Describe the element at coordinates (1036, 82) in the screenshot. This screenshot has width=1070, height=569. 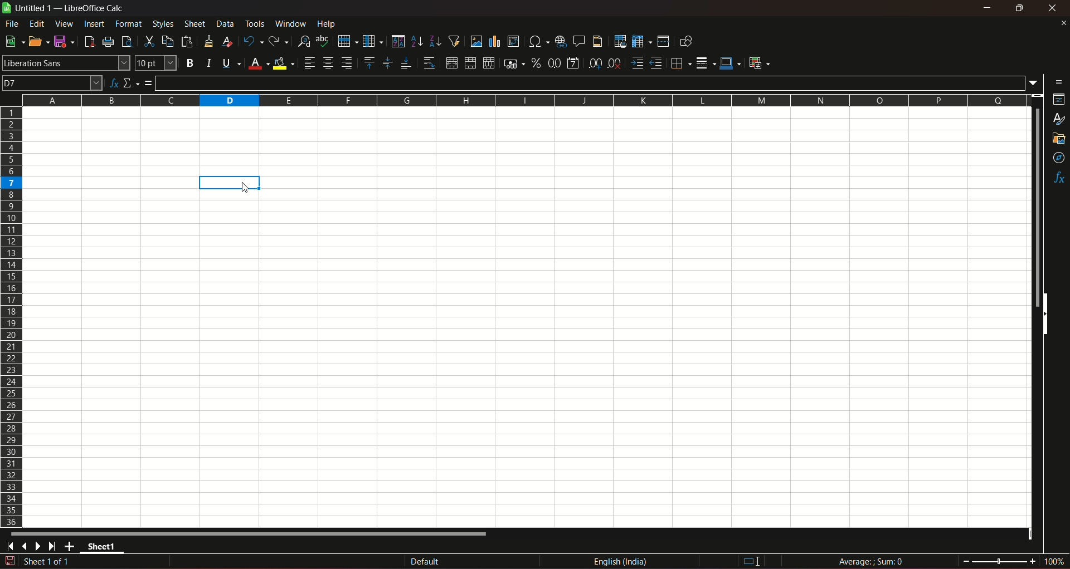
I see `expand formula bar` at that location.